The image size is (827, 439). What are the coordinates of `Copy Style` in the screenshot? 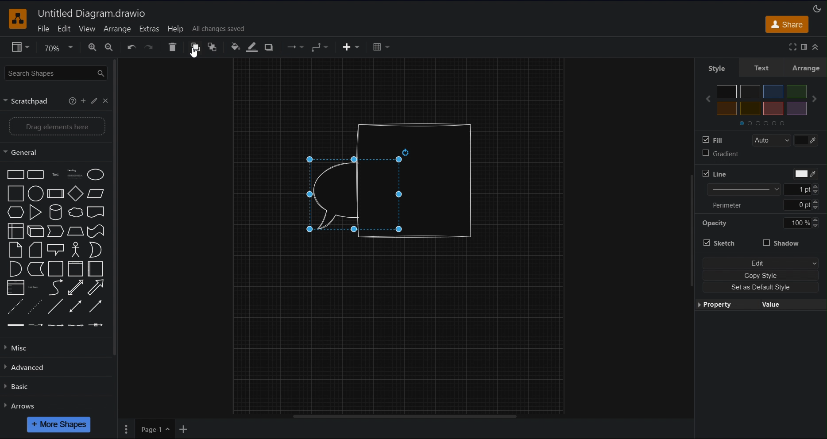 It's located at (761, 275).